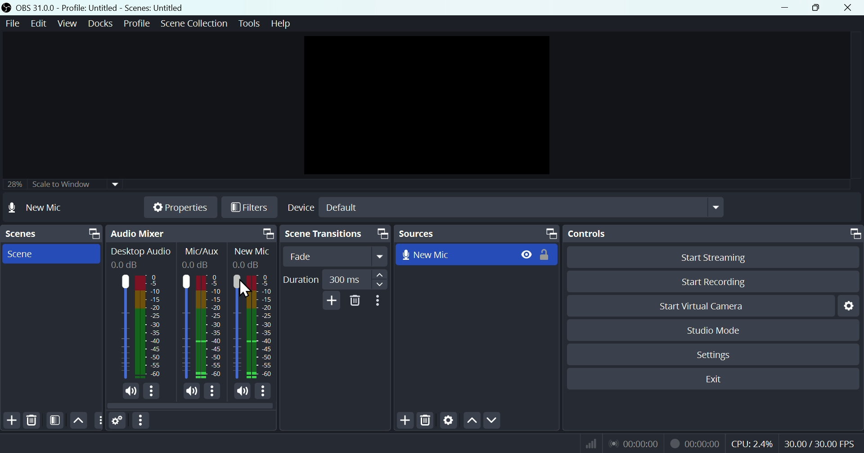  I want to click on OBS 31.0 .0 profile: untitled scenes: untitled, so click(105, 8).